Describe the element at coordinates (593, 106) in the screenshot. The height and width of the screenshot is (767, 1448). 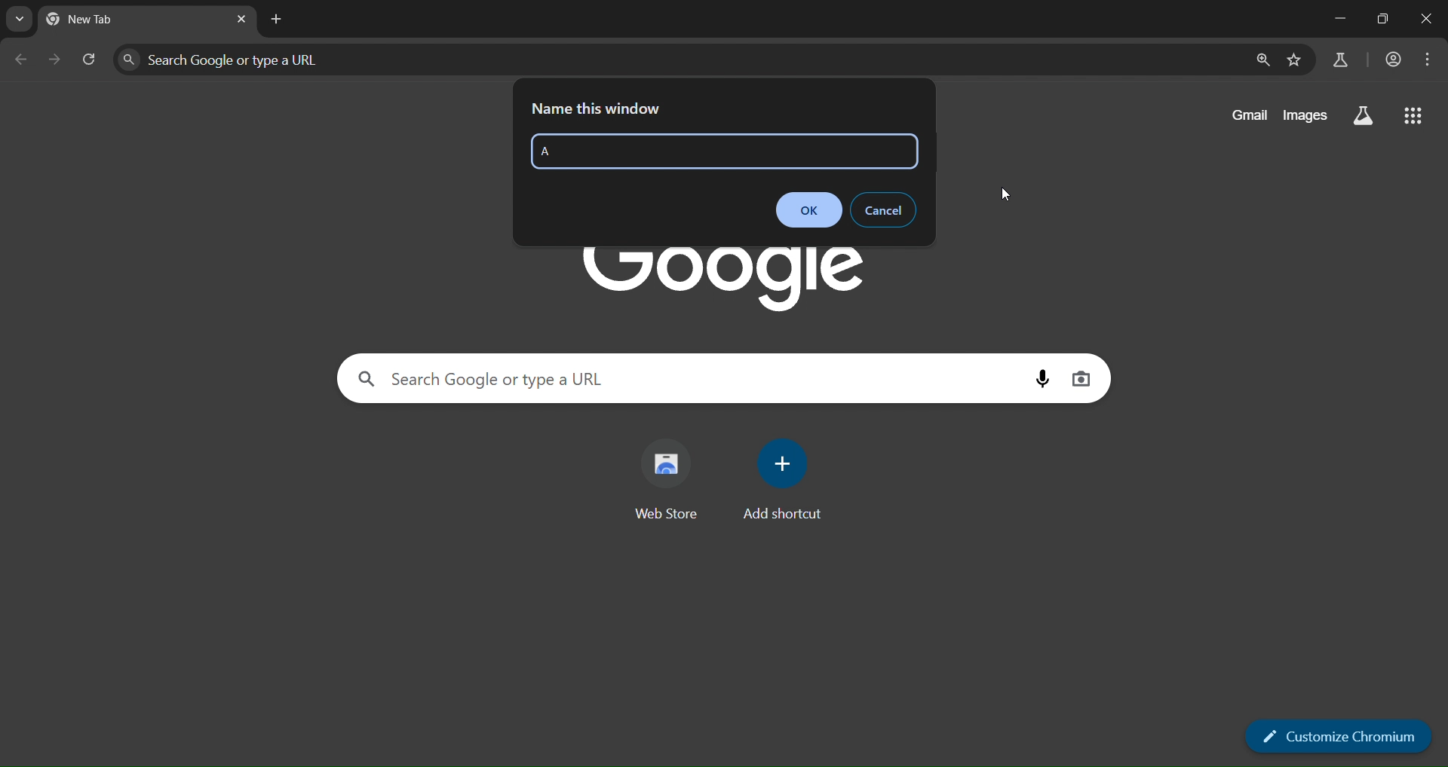
I see `name this window` at that location.